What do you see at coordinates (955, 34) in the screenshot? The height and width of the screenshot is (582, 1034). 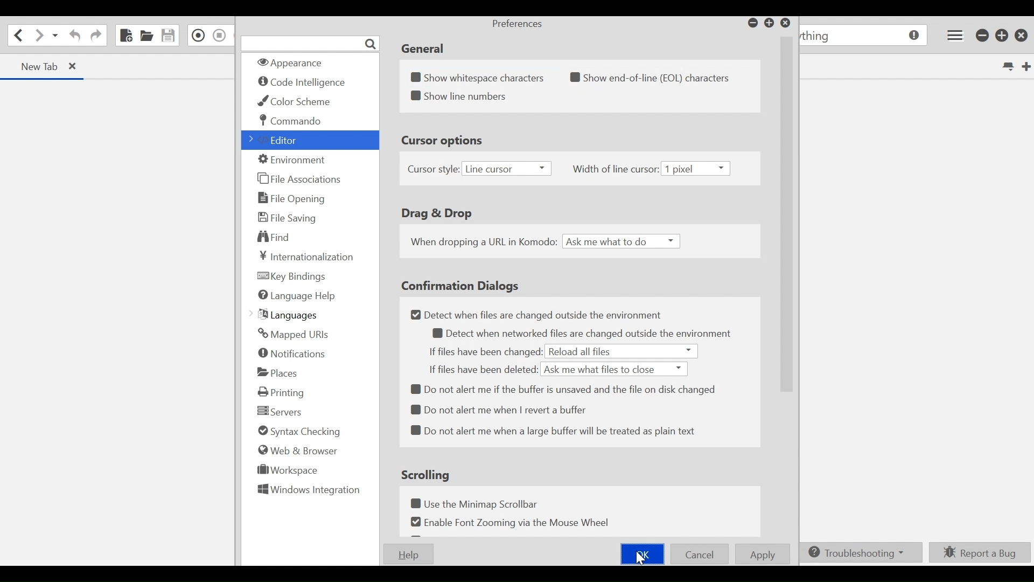 I see `Application menu` at bounding box center [955, 34].